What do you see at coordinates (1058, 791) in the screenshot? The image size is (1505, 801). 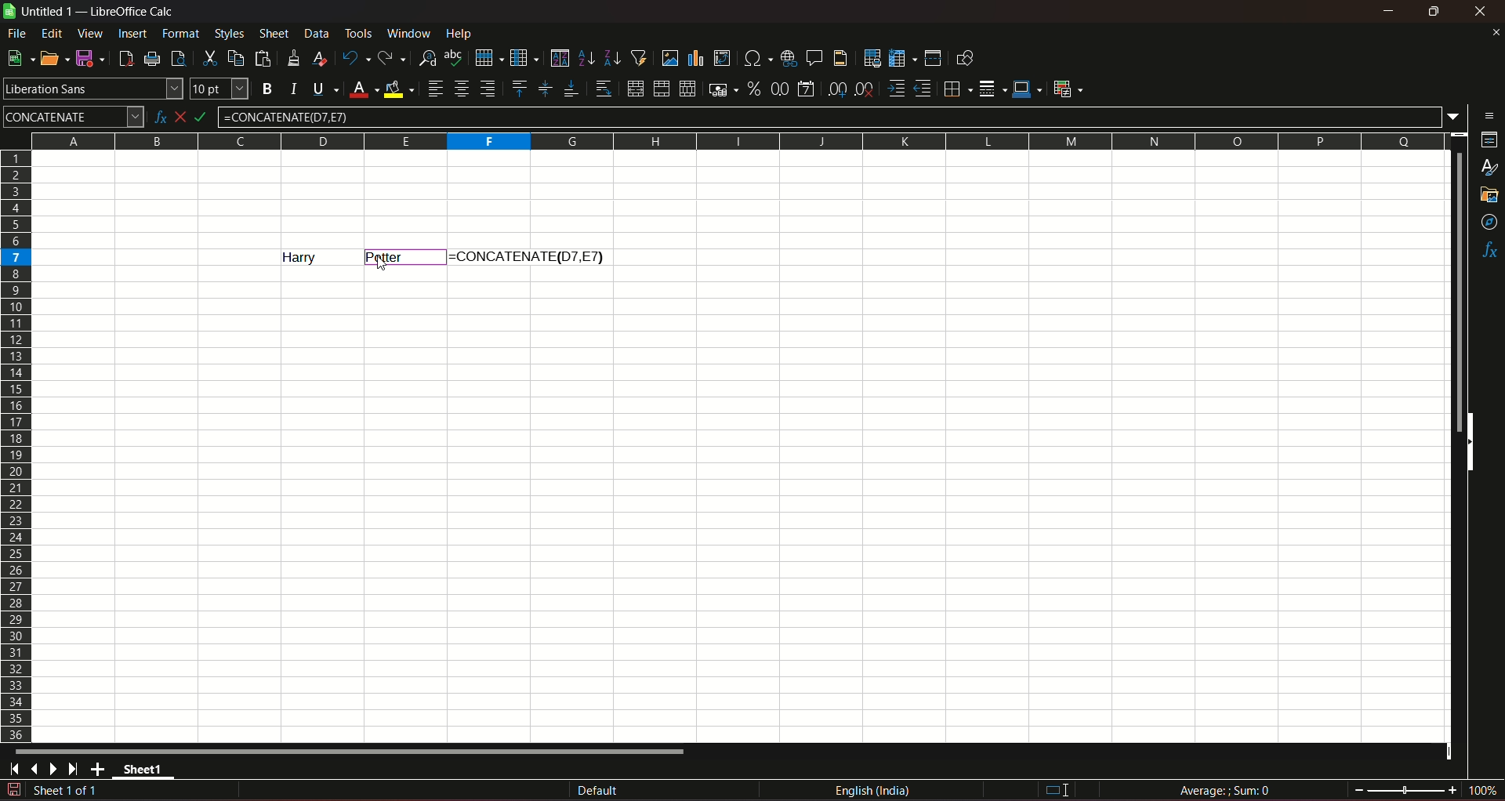 I see `I beam cursor` at bounding box center [1058, 791].